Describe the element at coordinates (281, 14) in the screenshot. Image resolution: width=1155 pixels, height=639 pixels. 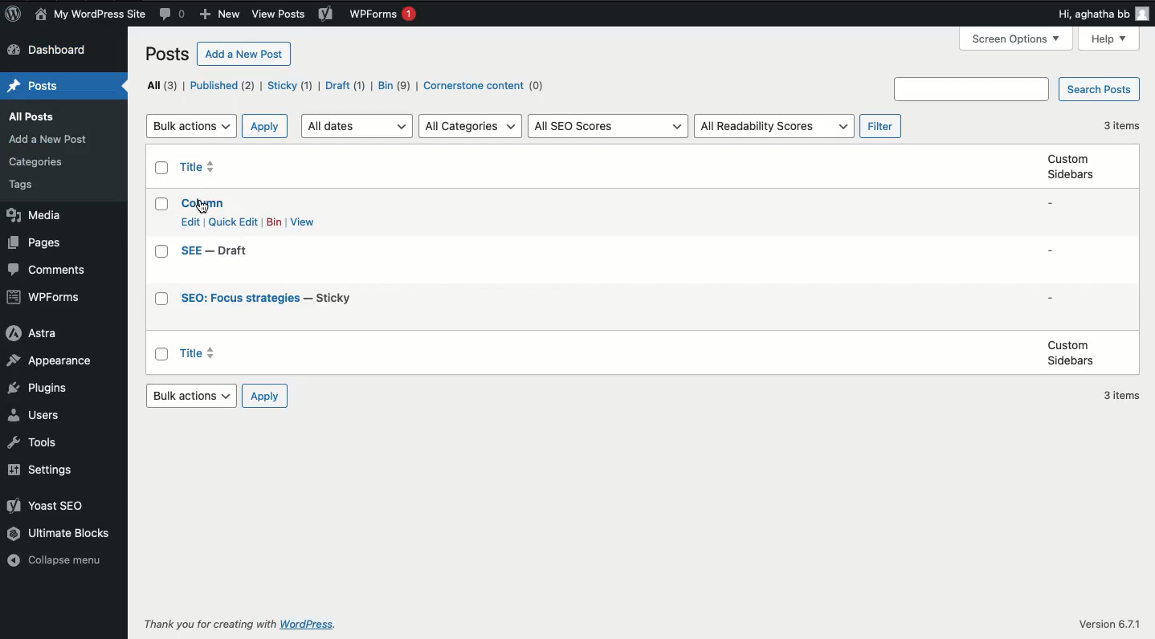
I see `` at that location.